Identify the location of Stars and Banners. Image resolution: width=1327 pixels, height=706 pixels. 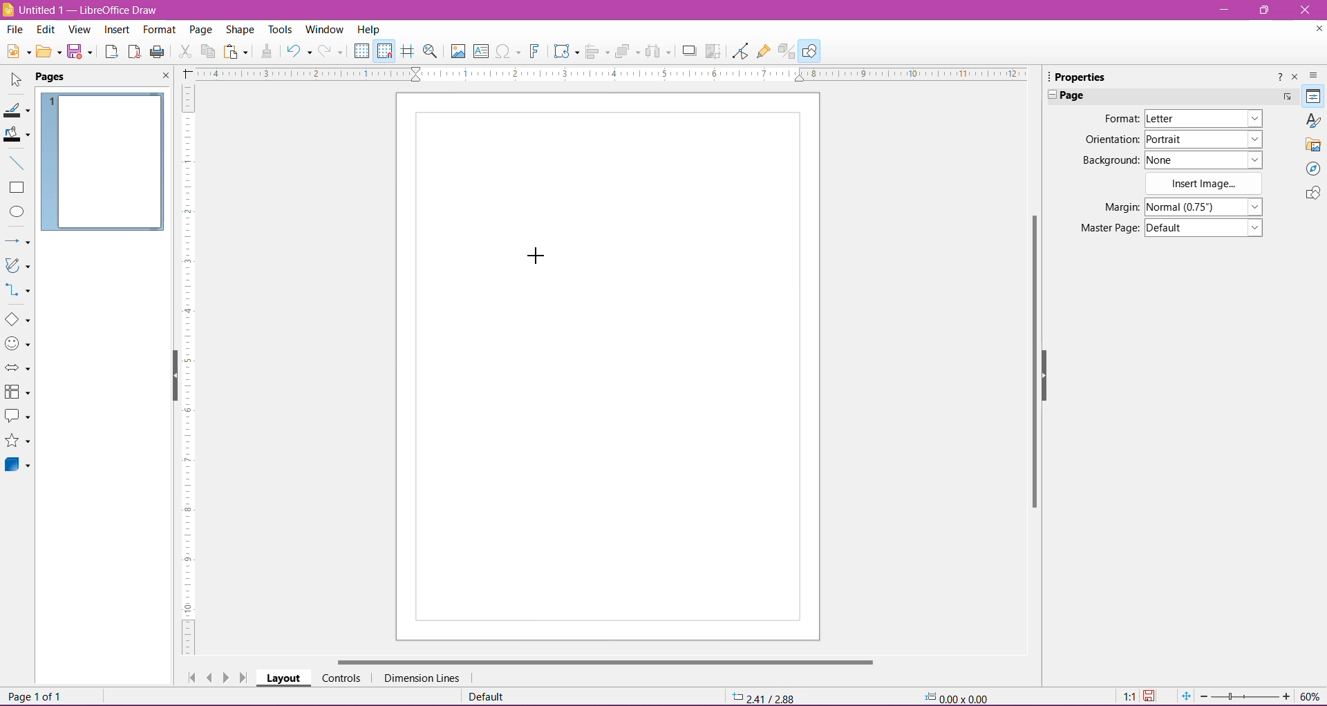
(18, 442).